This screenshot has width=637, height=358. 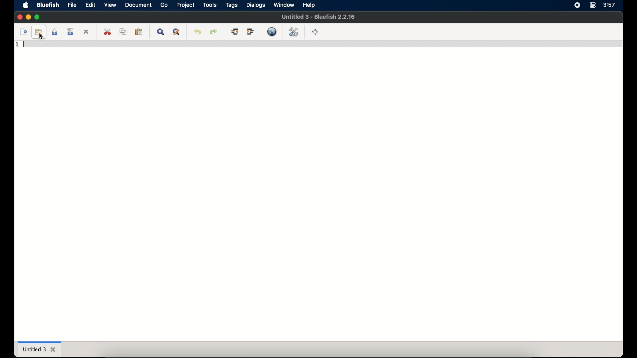 What do you see at coordinates (610, 4) in the screenshot?
I see `3:57` at bounding box center [610, 4].